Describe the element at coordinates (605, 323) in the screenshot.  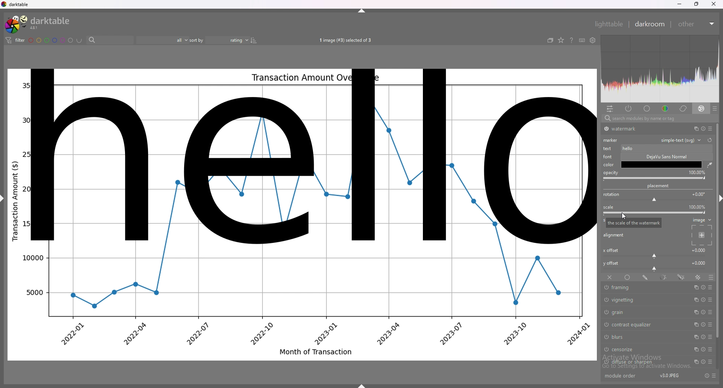
I see `switch off` at that location.